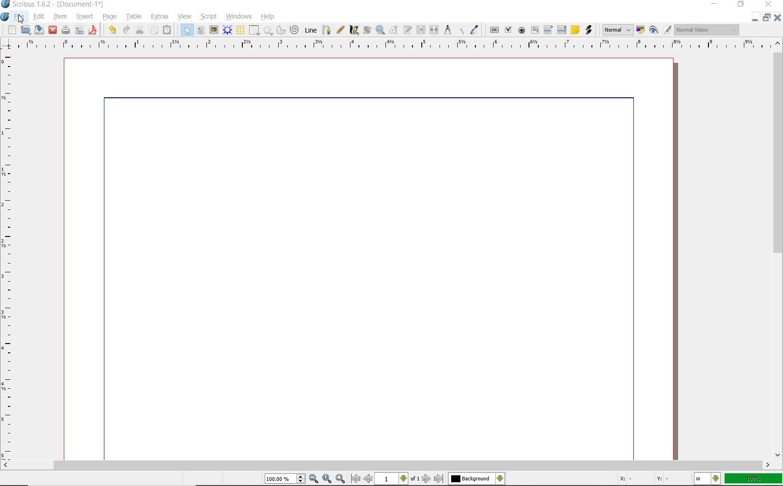 The image size is (783, 486). What do you see at coordinates (214, 29) in the screenshot?
I see `image frame` at bounding box center [214, 29].